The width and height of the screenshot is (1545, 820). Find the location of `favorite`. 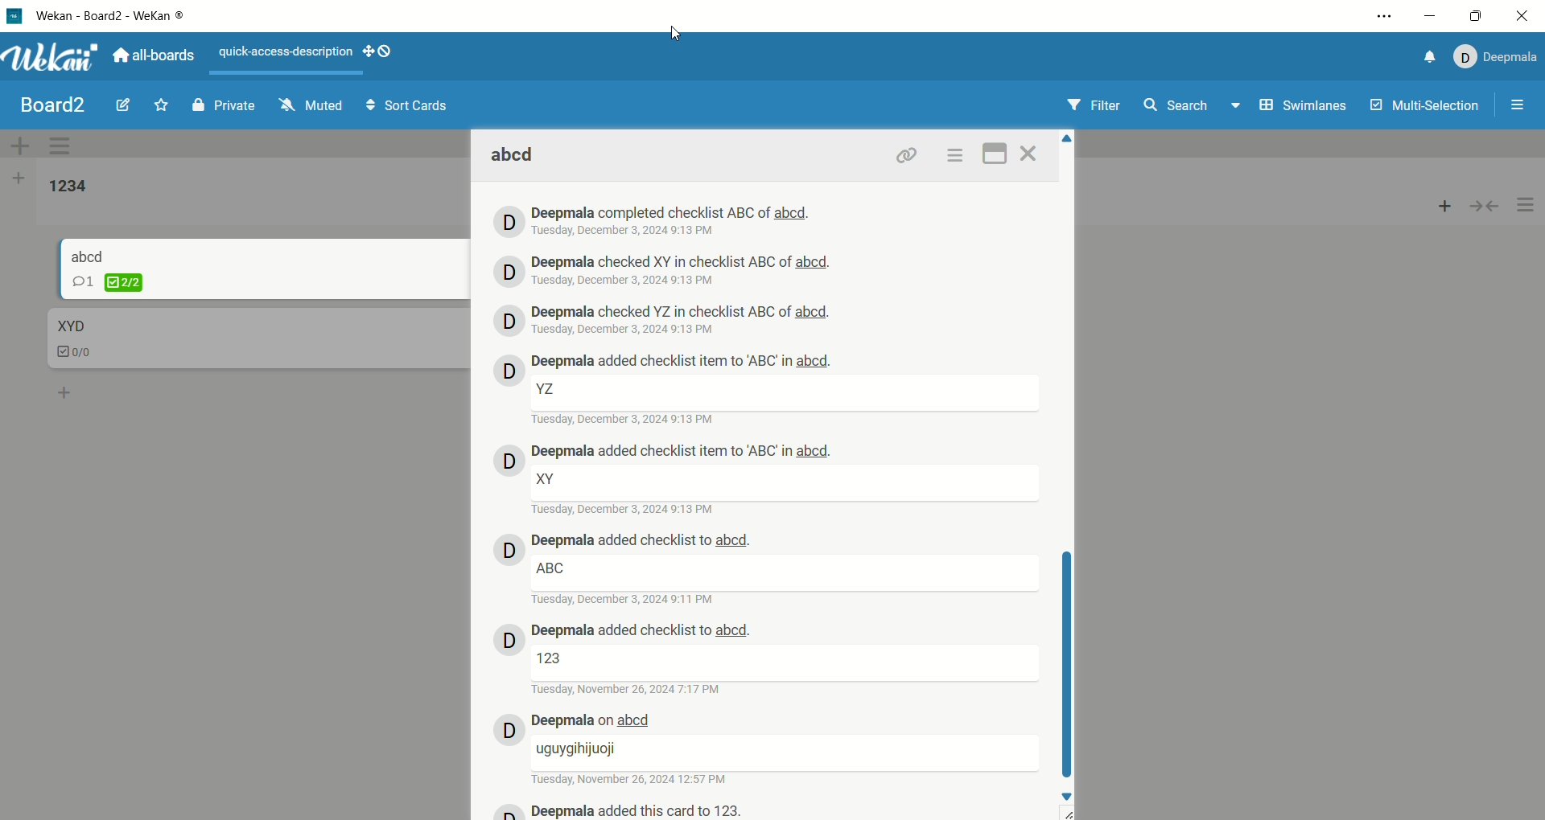

favorite is located at coordinates (163, 104).